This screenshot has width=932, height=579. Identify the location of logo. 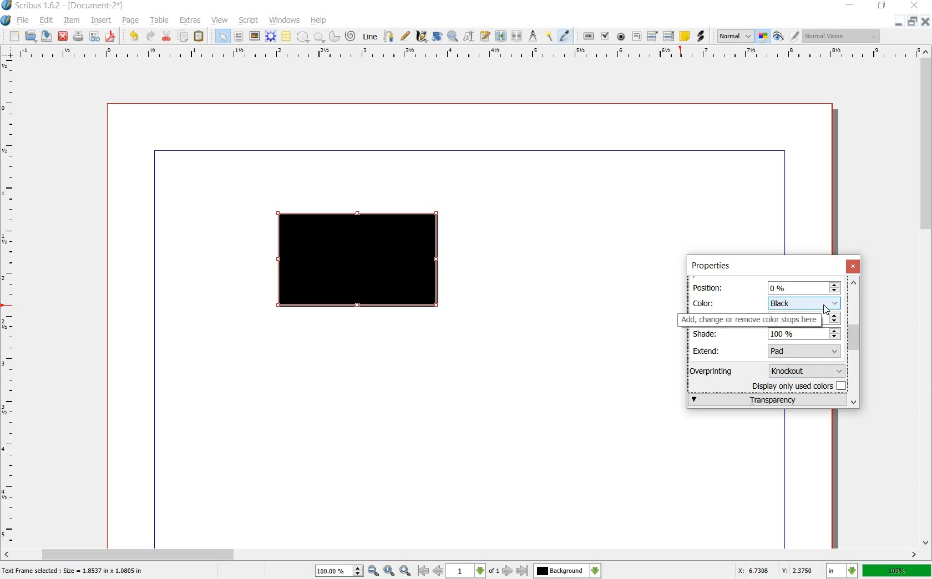
(7, 6).